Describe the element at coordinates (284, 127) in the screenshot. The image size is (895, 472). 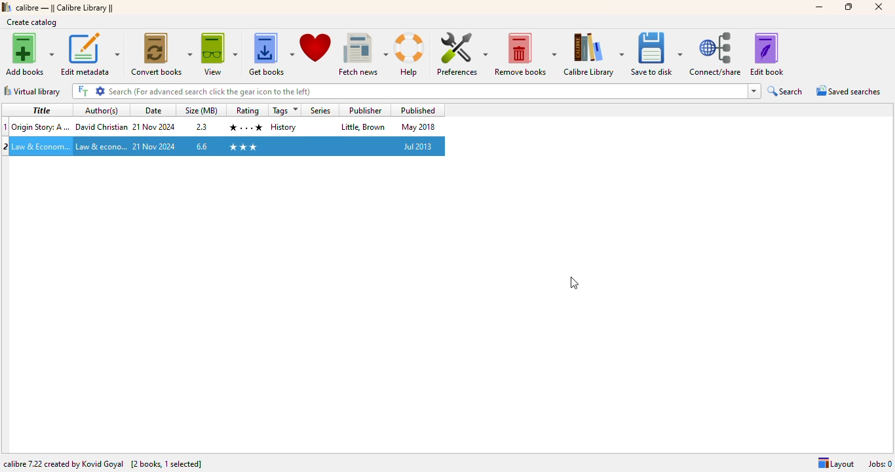
I see `tag` at that location.